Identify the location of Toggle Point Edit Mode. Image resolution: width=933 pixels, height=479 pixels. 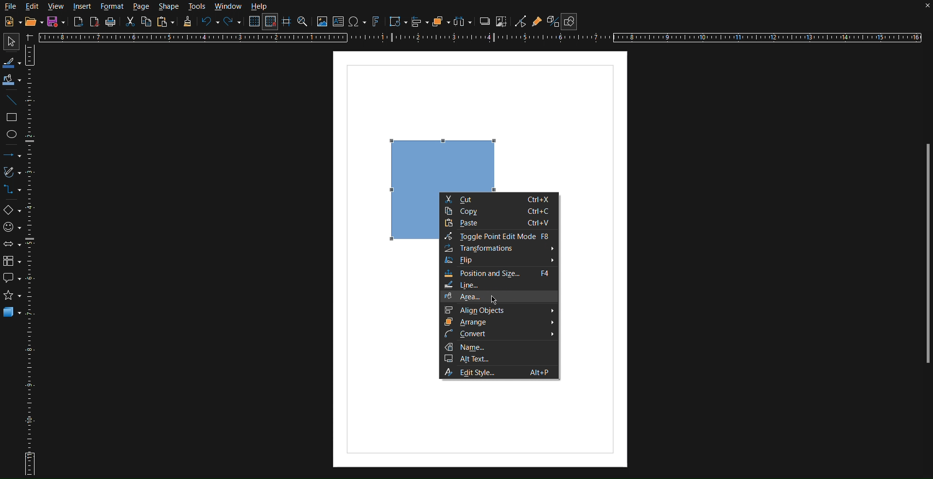
(498, 236).